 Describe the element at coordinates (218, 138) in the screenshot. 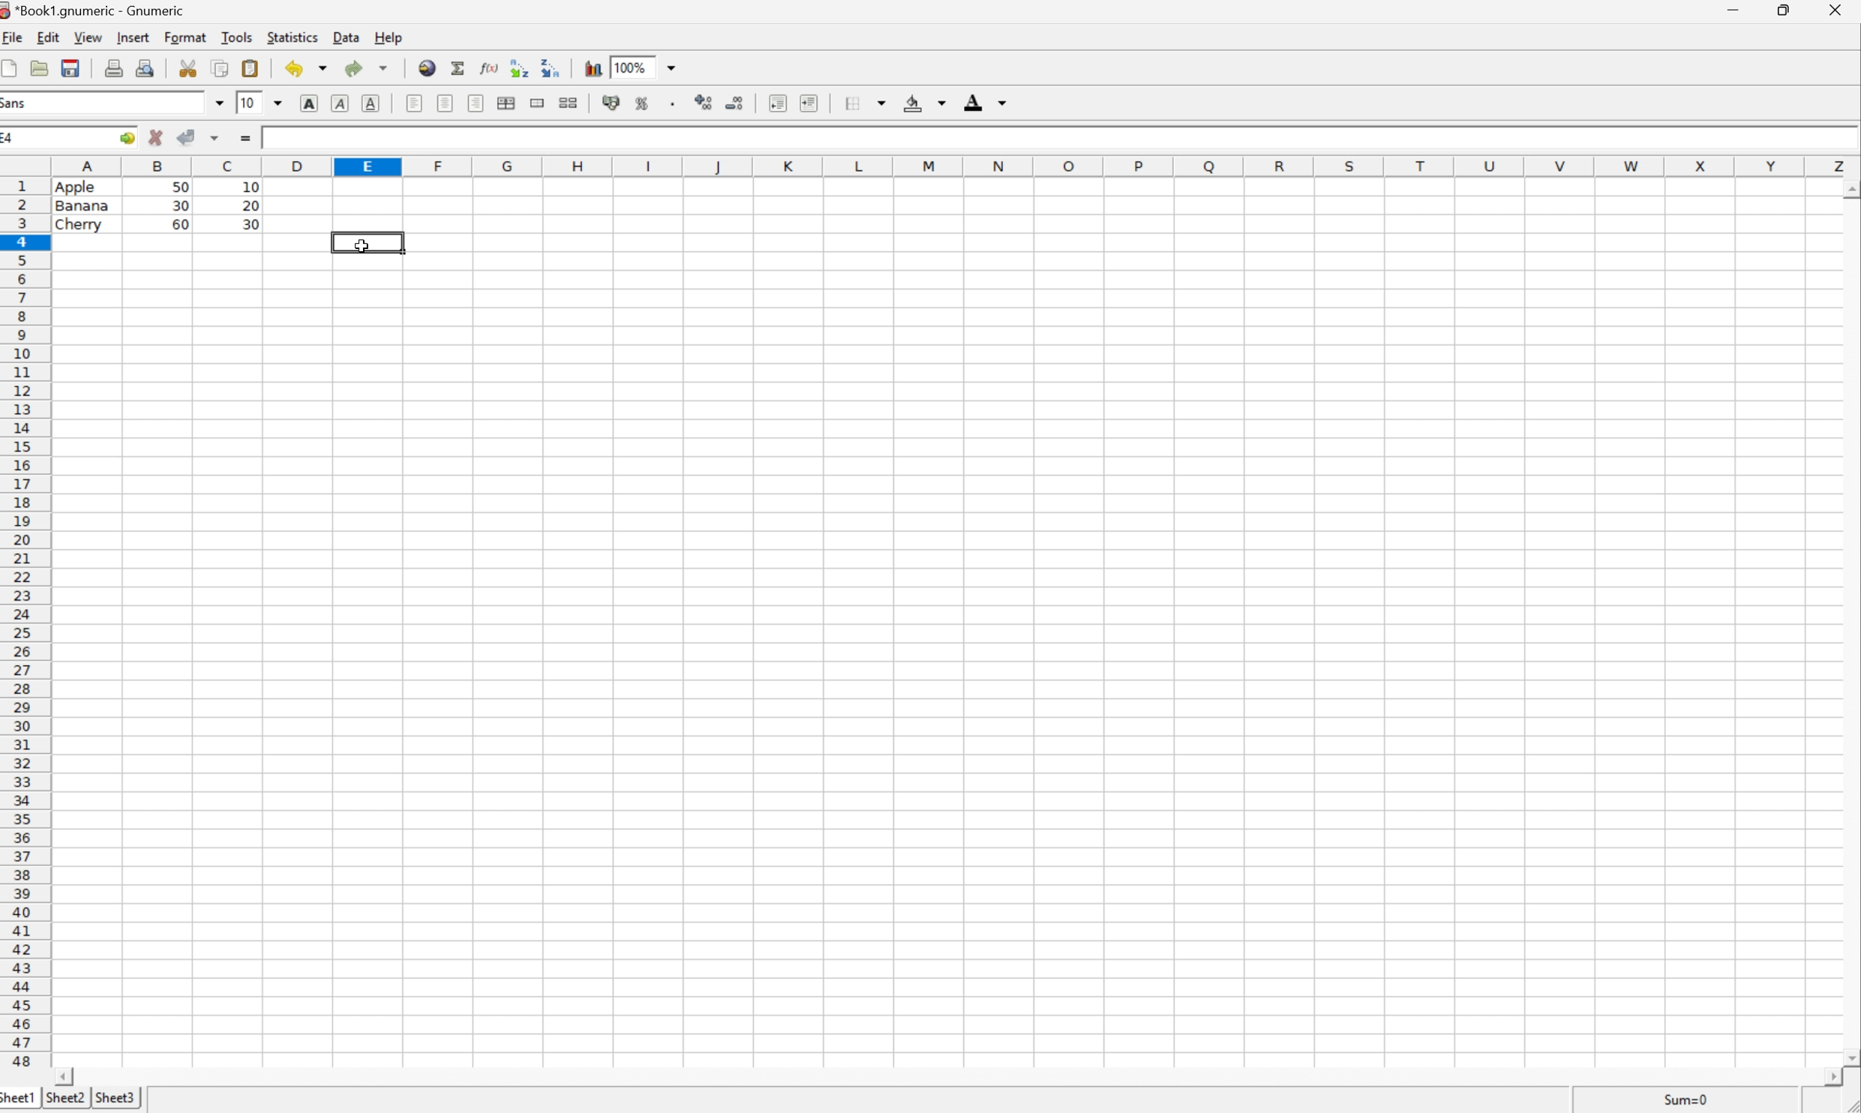

I see `accept changes across selection` at that location.